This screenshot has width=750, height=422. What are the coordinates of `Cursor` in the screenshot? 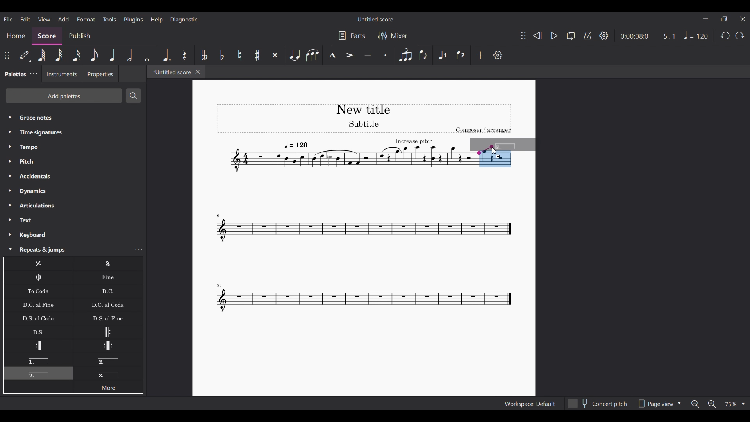 It's located at (495, 150).